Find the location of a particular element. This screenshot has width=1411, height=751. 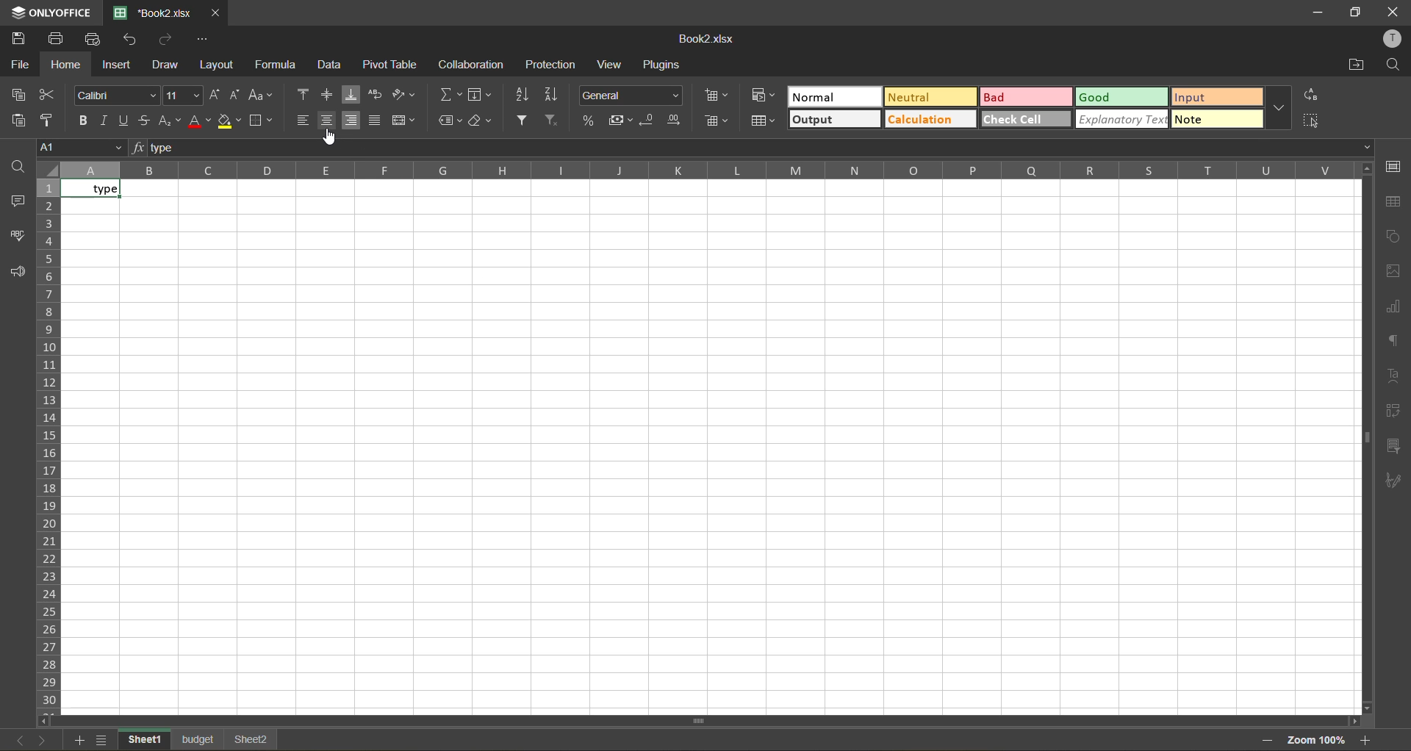

bold is located at coordinates (86, 124).